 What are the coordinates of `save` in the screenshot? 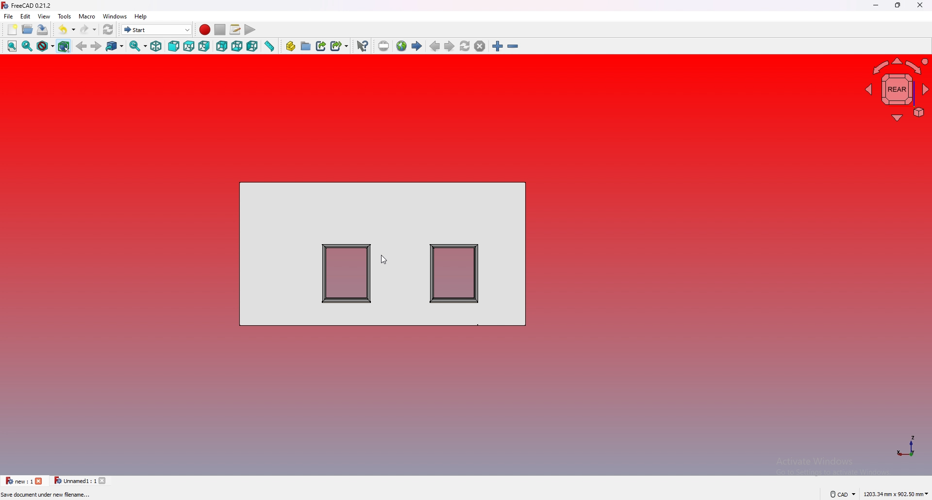 It's located at (43, 30).